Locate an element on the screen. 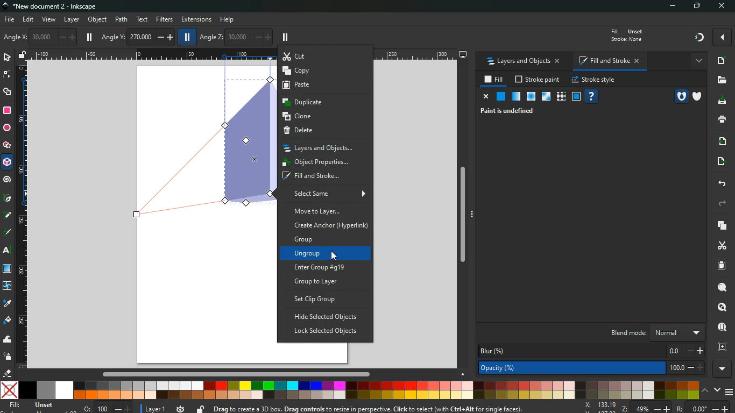 The image size is (735, 413). angle x is located at coordinates (44, 37).